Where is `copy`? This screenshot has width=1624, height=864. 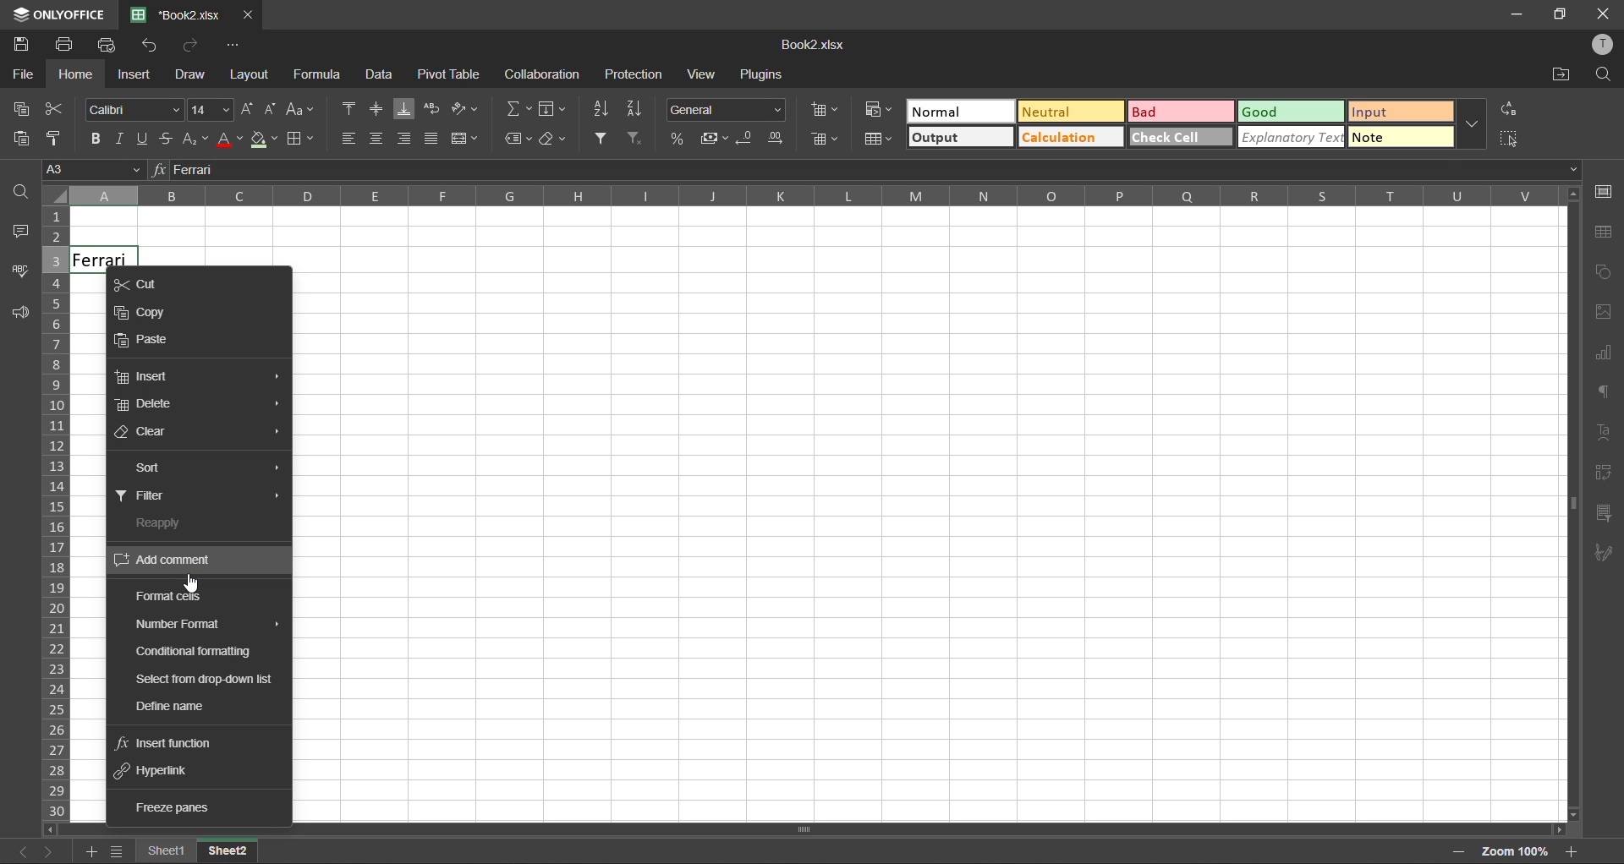 copy is located at coordinates (20, 111).